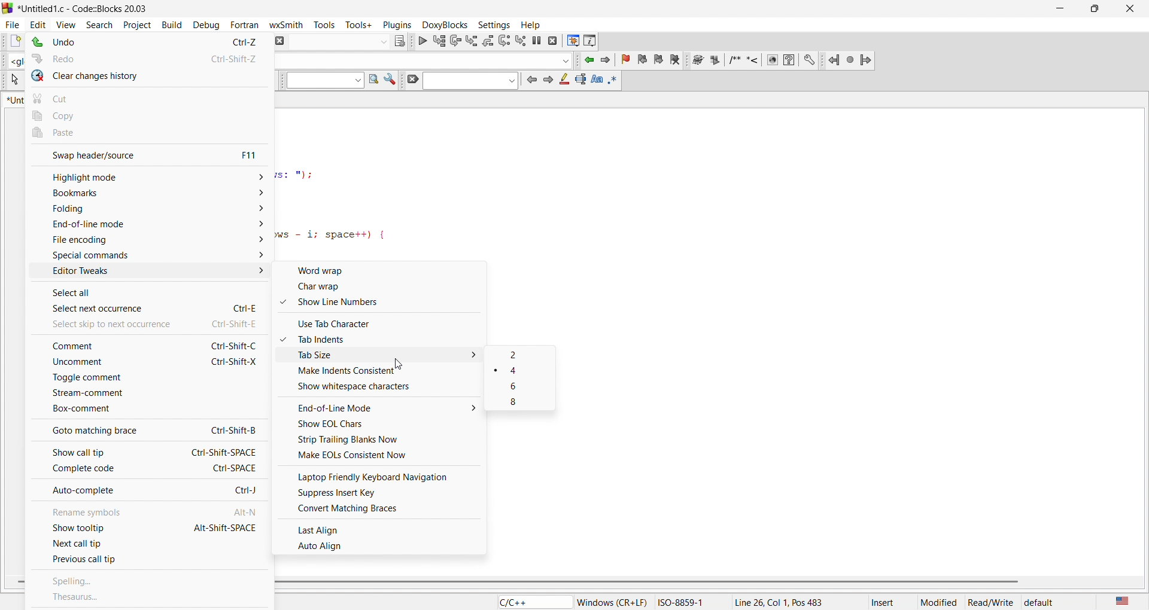 This screenshot has height=610, width=1149. What do you see at coordinates (386, 271) in the screenshot?
I see `word wrap` at bounding box center [386, 271].